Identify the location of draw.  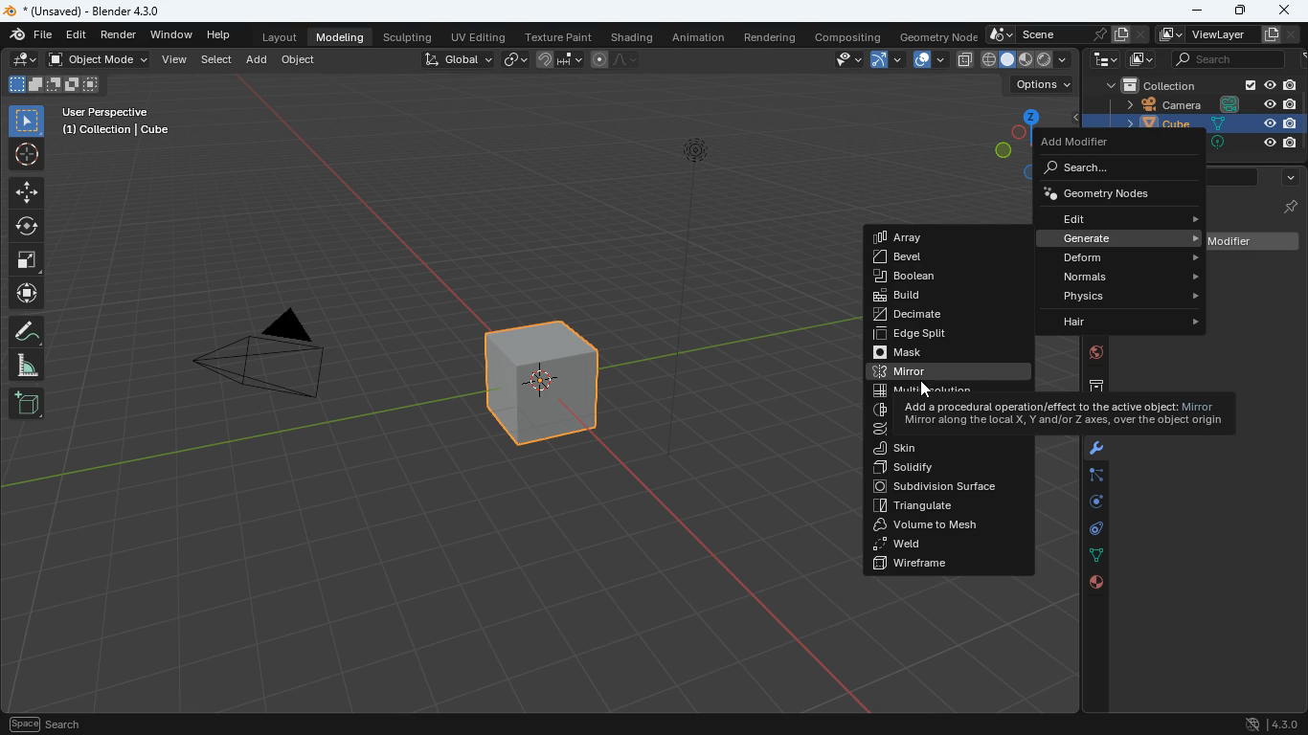
(24, 332).